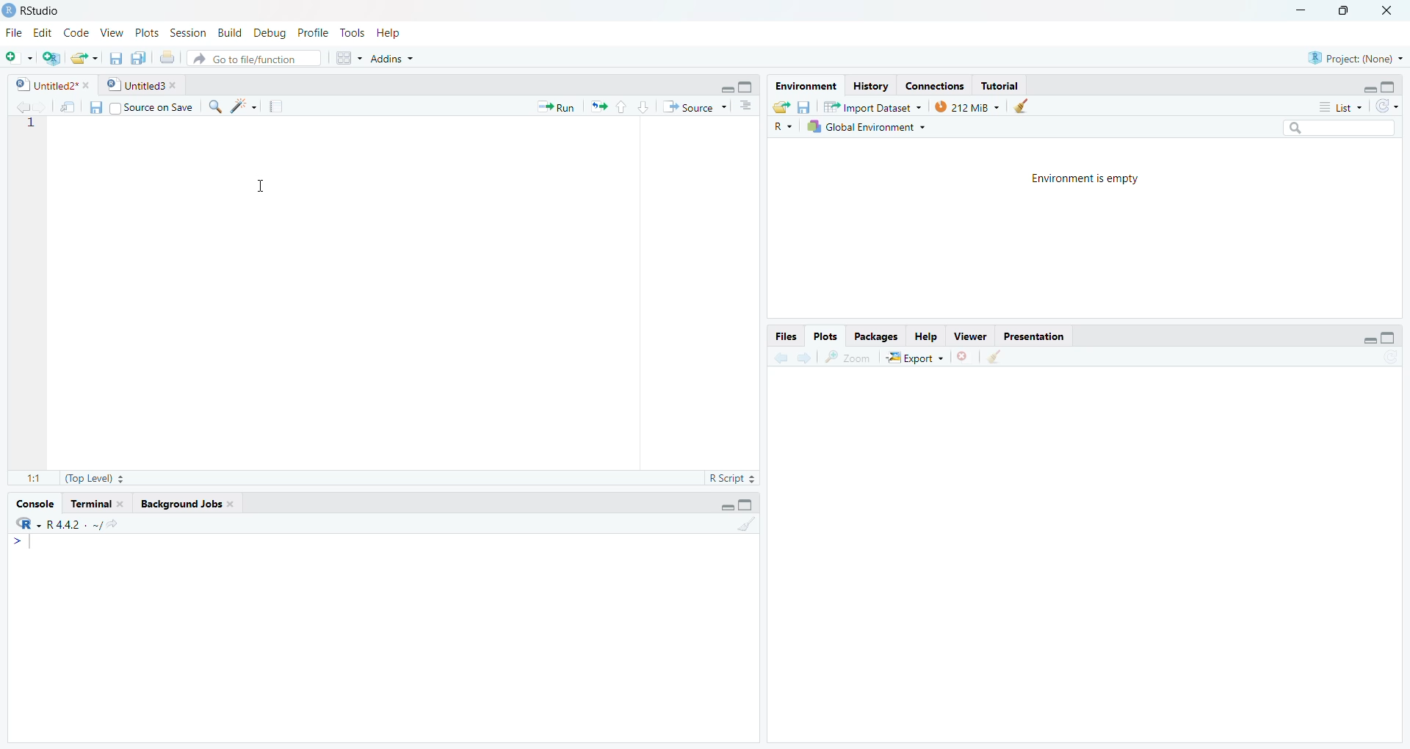 The image size is (1410, 749). What do you see at coordinates (41, 31) in the screenshot?
I see `edit` at bounding box center [41, 31].